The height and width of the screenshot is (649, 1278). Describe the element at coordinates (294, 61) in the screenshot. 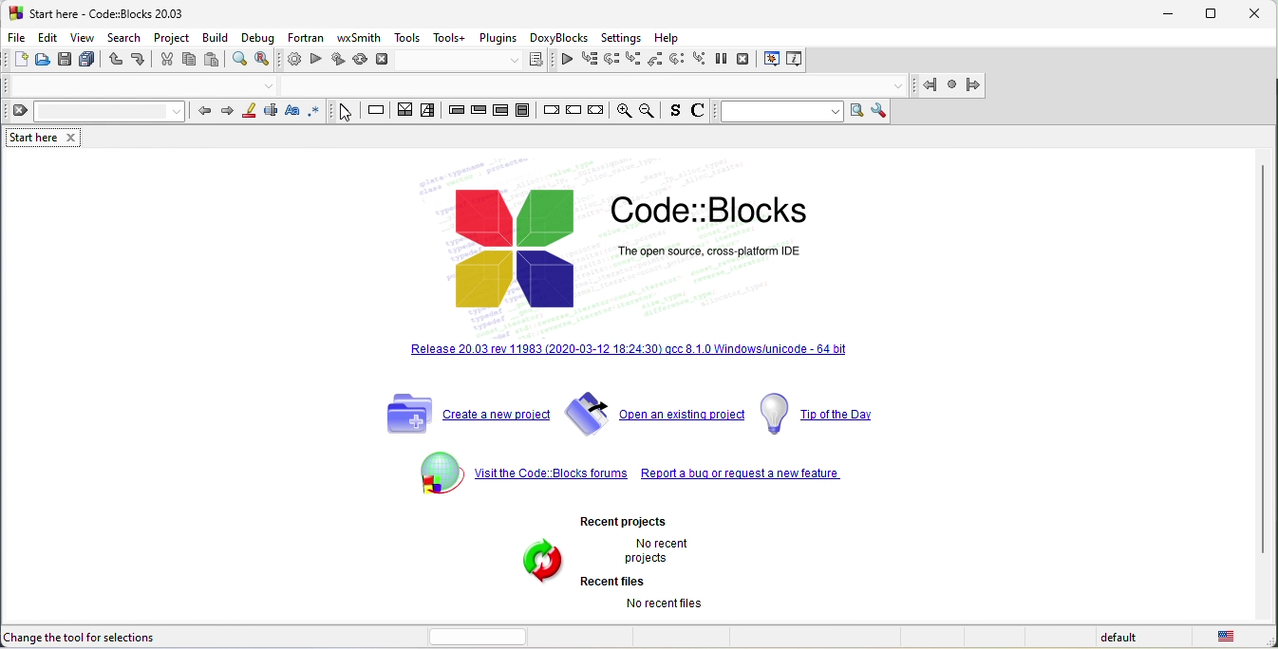

I see `build` at that location.